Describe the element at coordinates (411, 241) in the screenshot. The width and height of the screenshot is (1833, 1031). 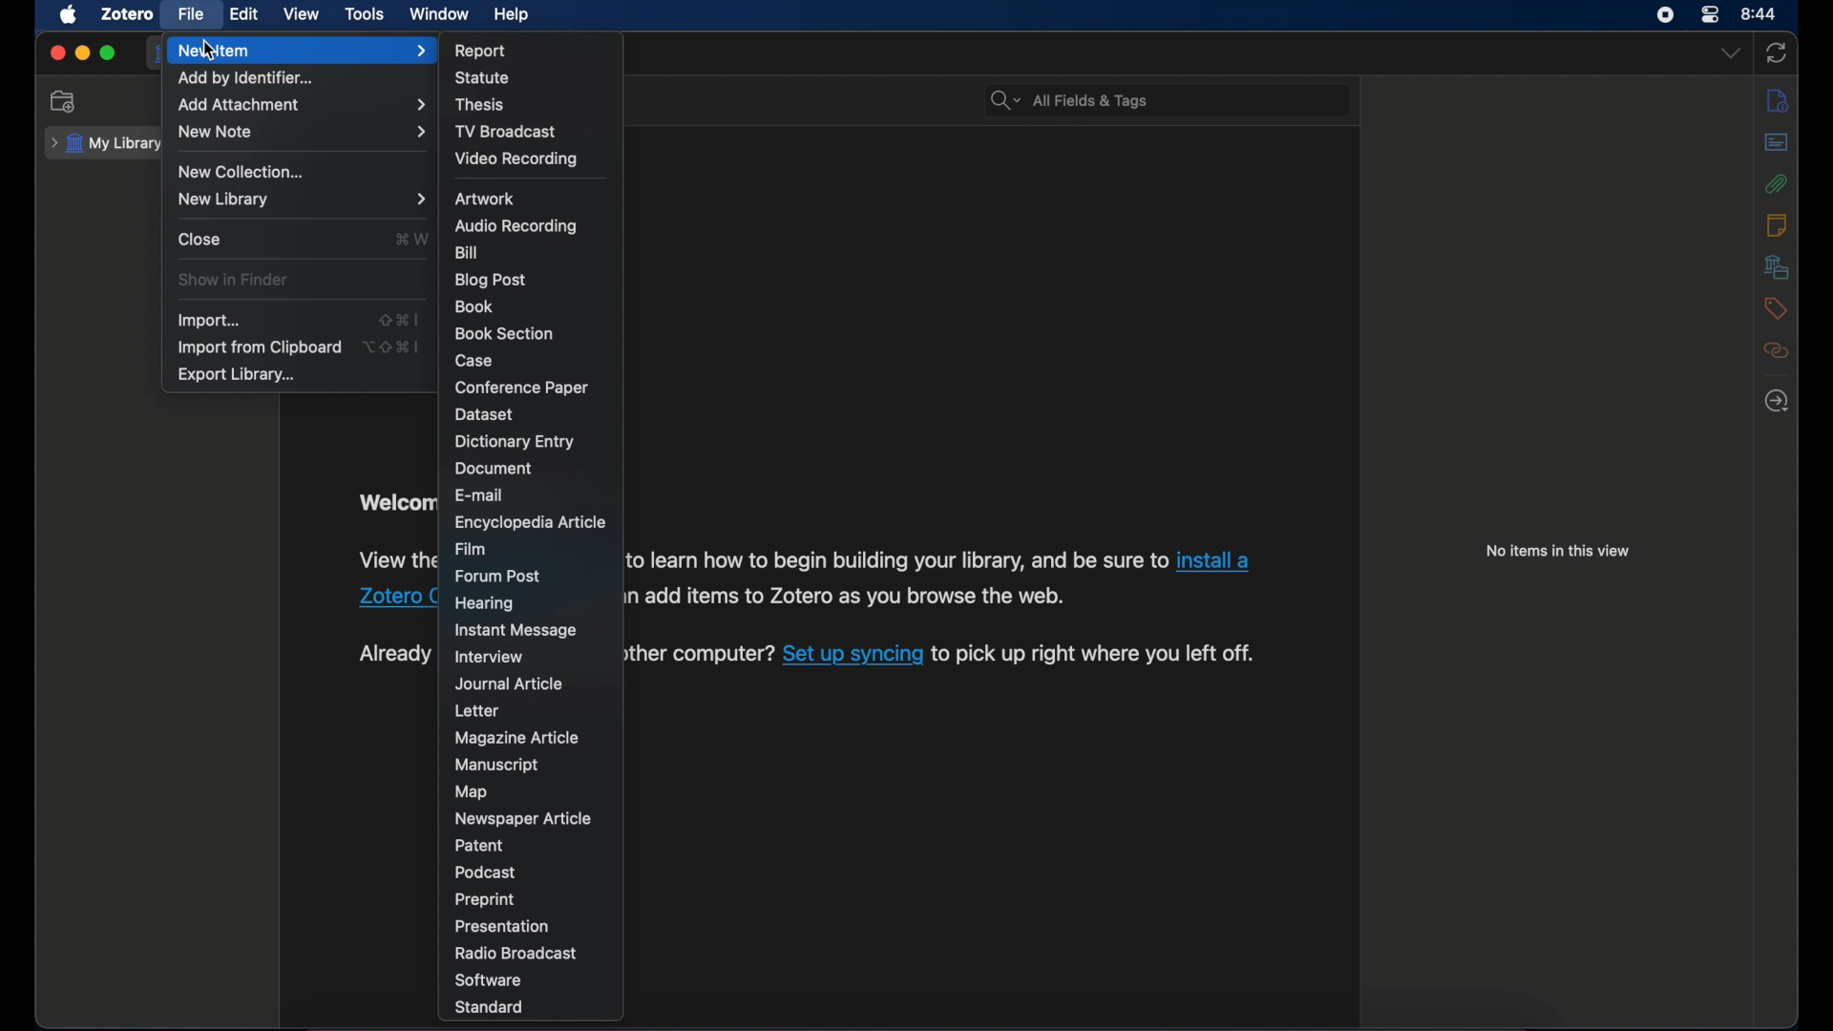
I see `shortcut` at that location.